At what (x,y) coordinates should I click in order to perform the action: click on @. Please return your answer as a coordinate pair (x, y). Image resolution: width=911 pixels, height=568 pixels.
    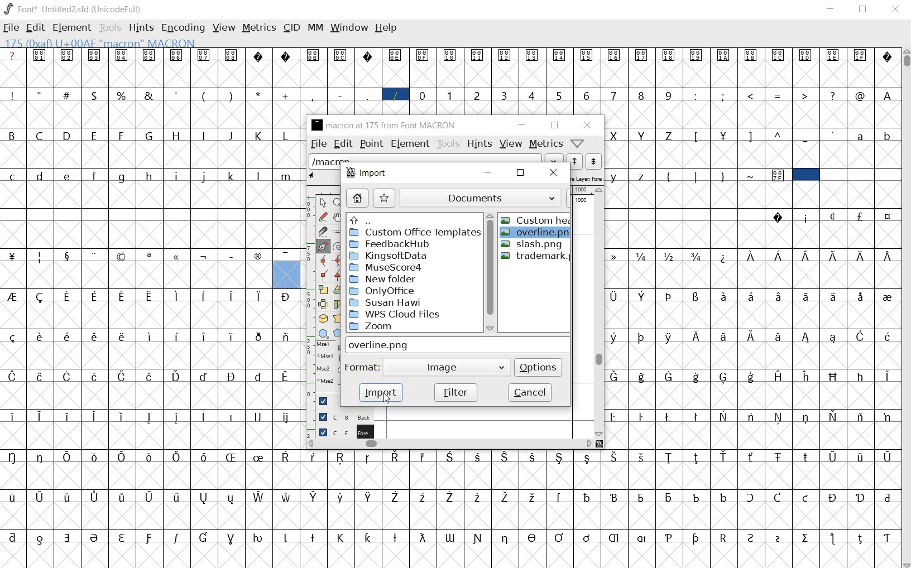
    Looking at the image, I should click on (862, 96).